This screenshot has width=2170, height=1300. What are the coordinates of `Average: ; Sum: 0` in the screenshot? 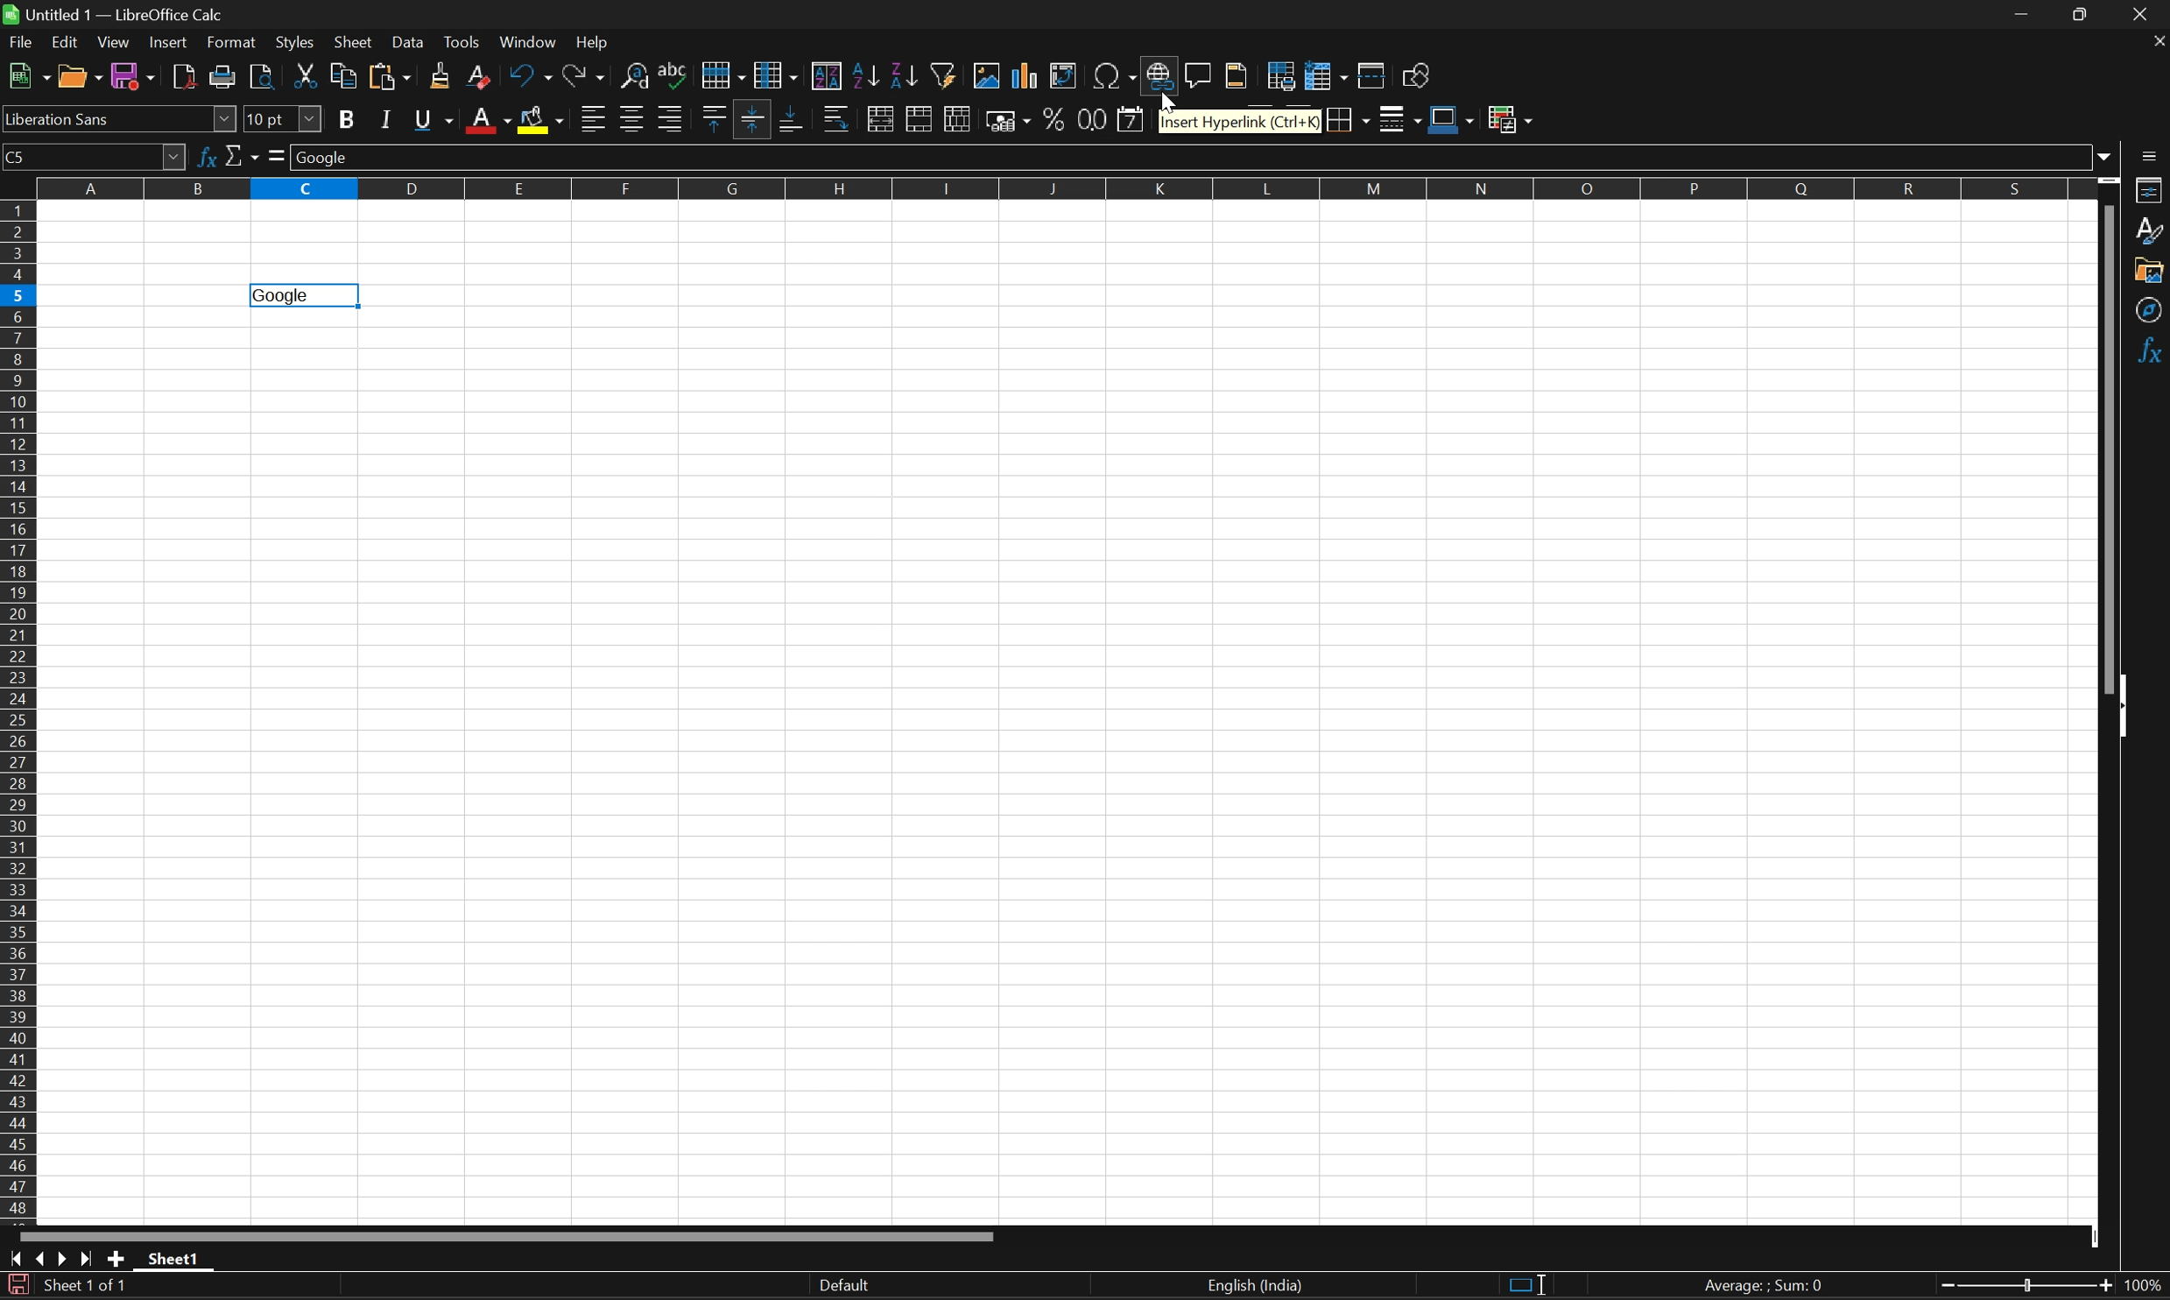 It's located at (1767, 1287).